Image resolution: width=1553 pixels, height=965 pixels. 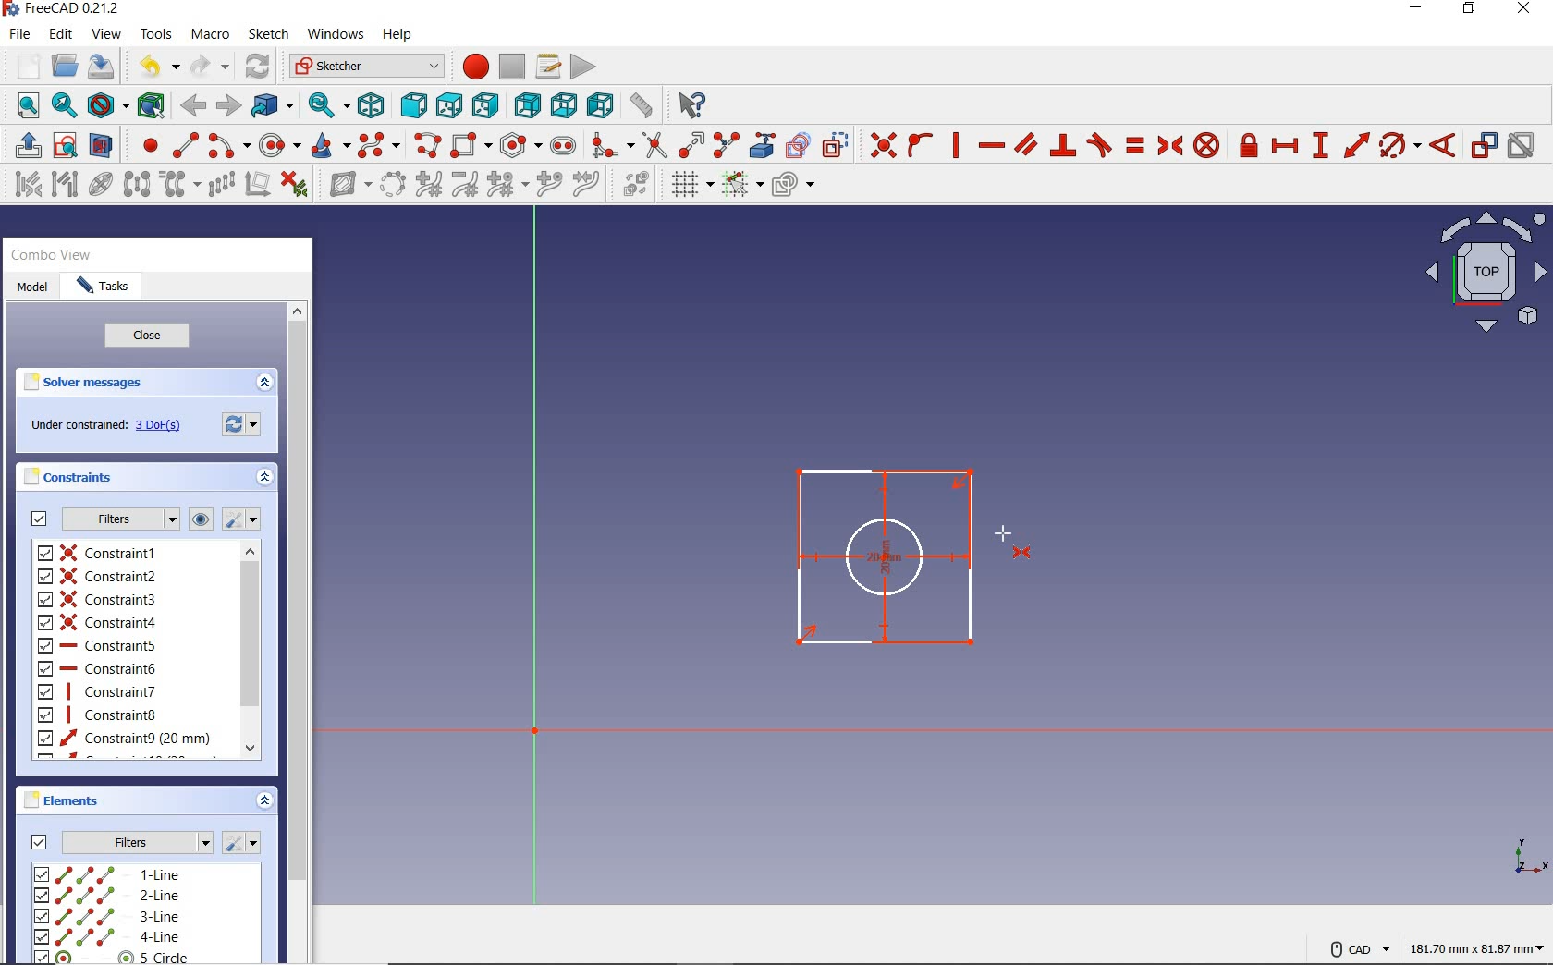 What do you see at coordinates (212, 33) in the screenshot?
I see `macro` at bounding box center [212, 33].